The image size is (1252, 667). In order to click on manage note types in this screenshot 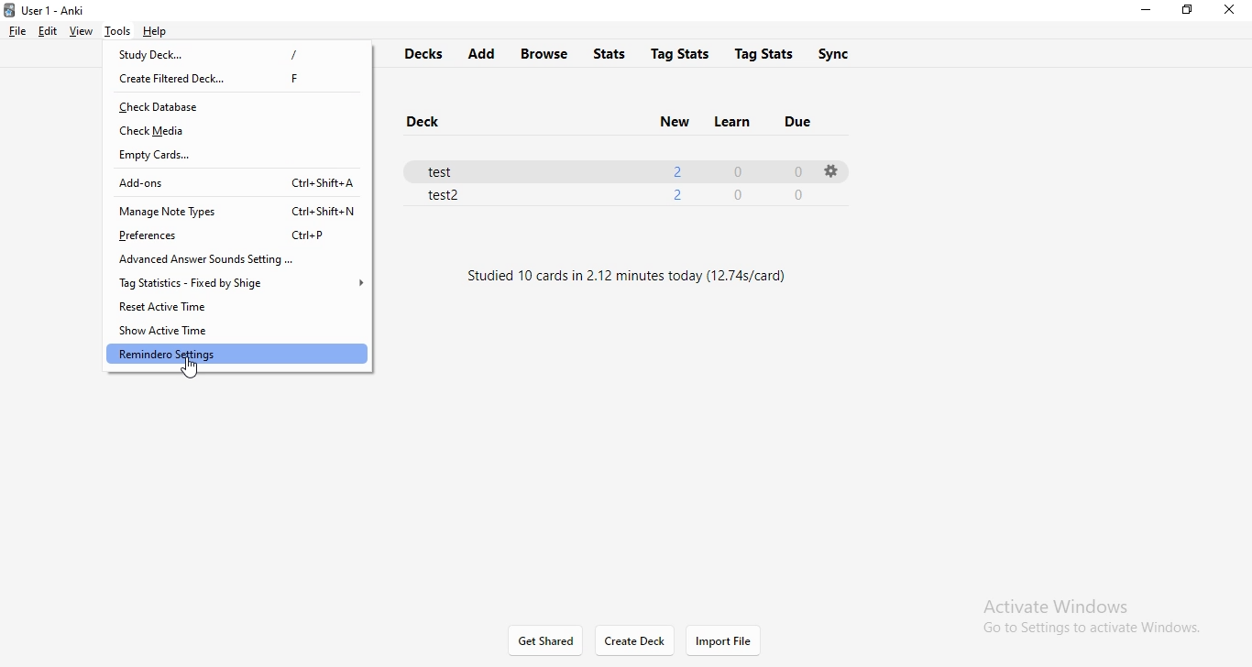, I will do `click(243, 212)`.